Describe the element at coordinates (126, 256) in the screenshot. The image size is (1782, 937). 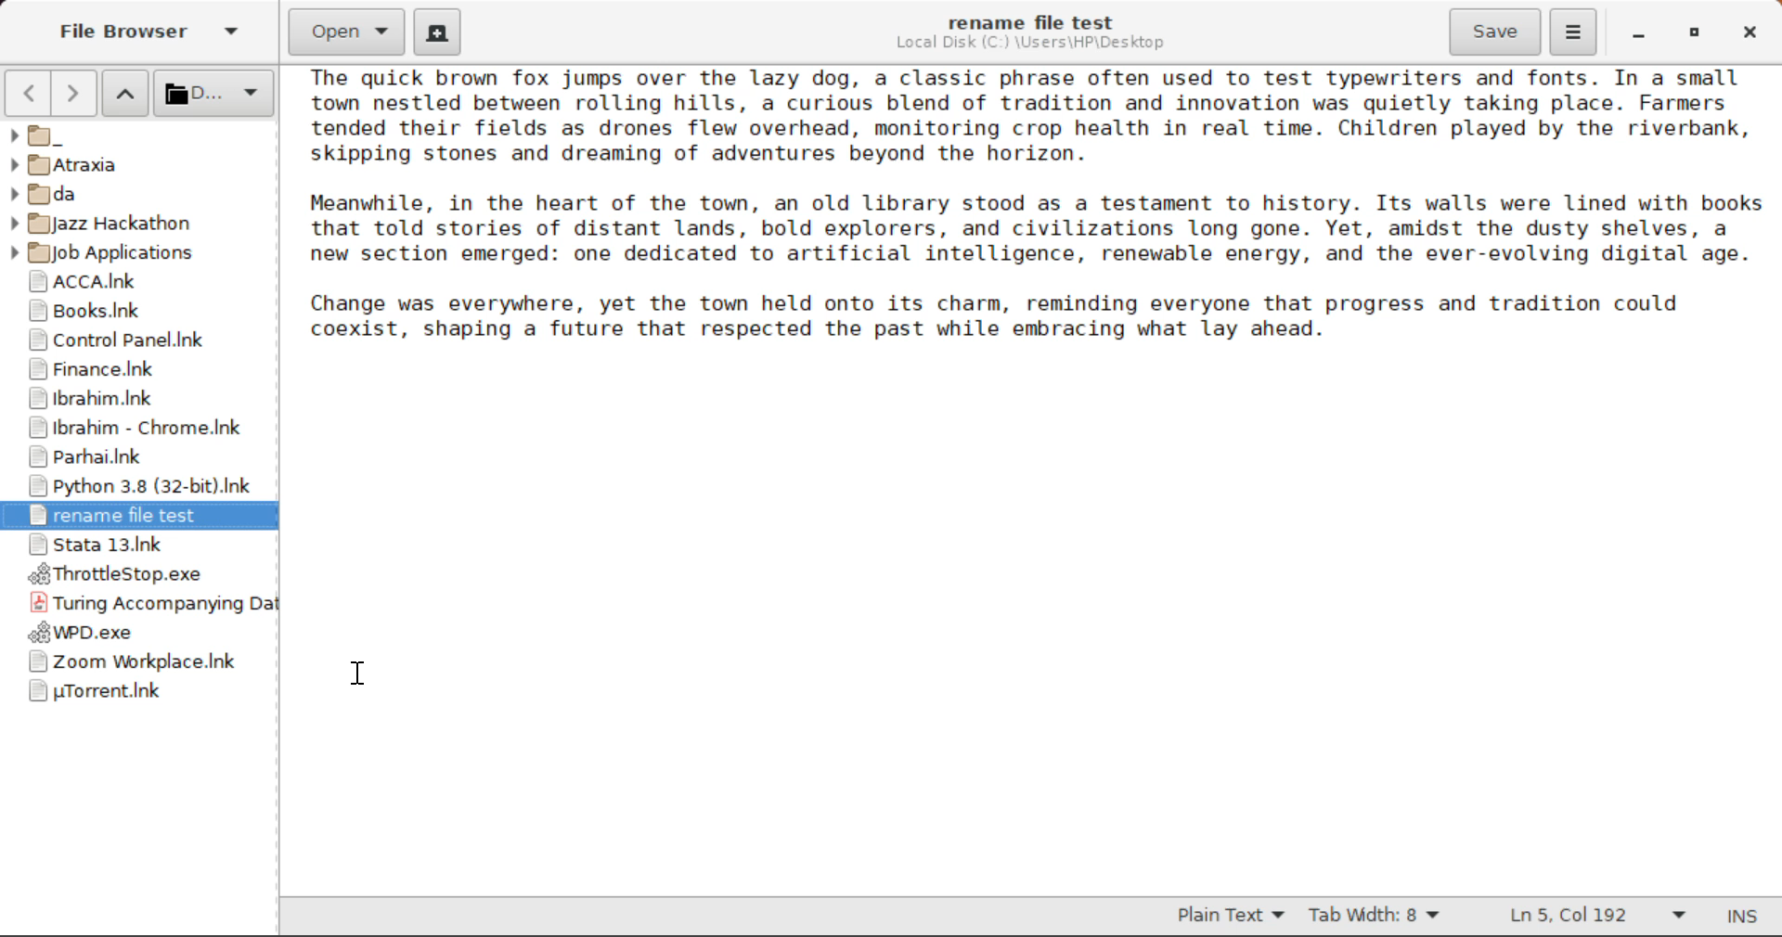
I see `Job Applications Folder` at that location.